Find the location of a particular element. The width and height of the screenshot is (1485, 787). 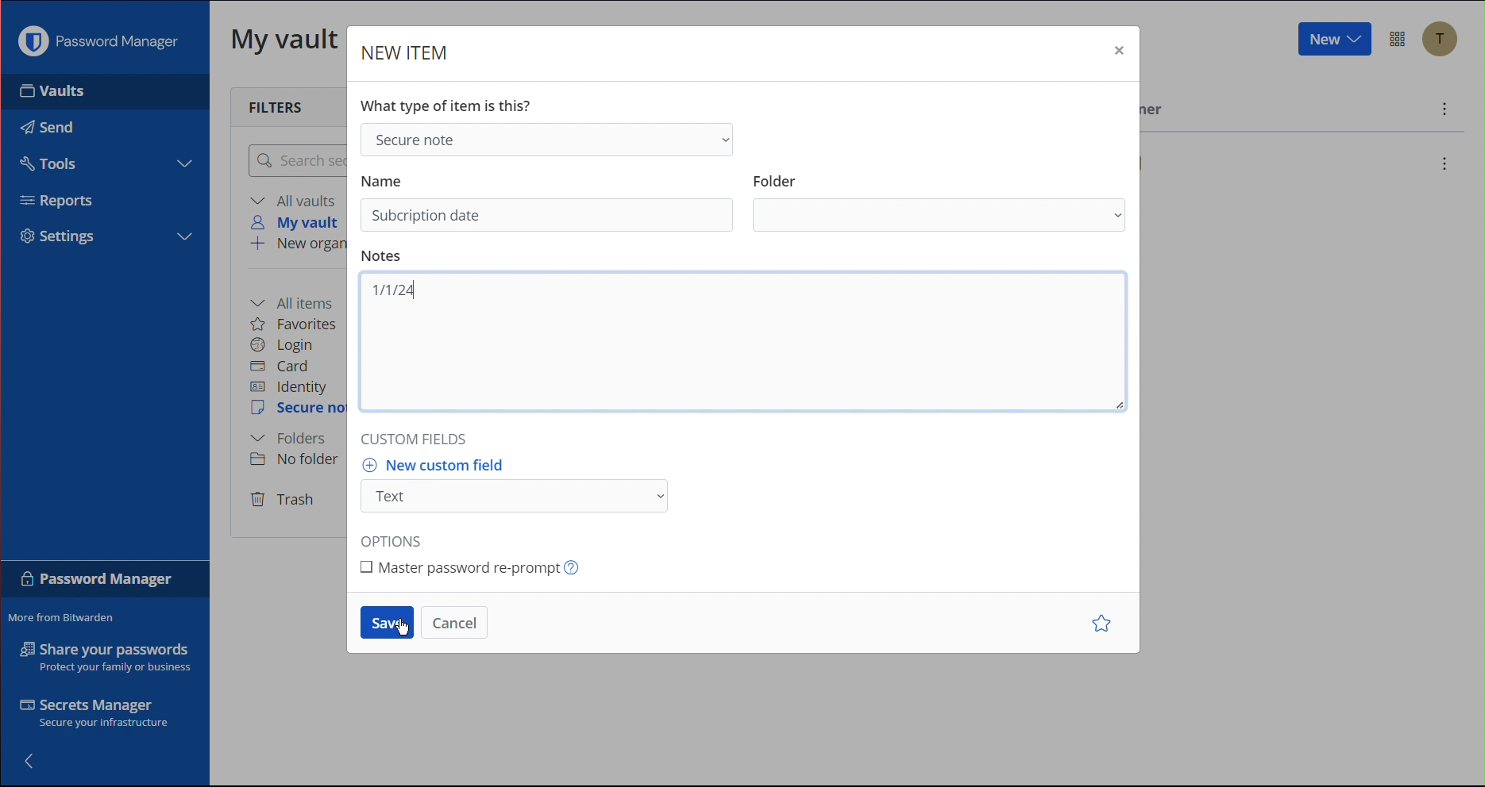

Options is located at coordinates (1399, 40).